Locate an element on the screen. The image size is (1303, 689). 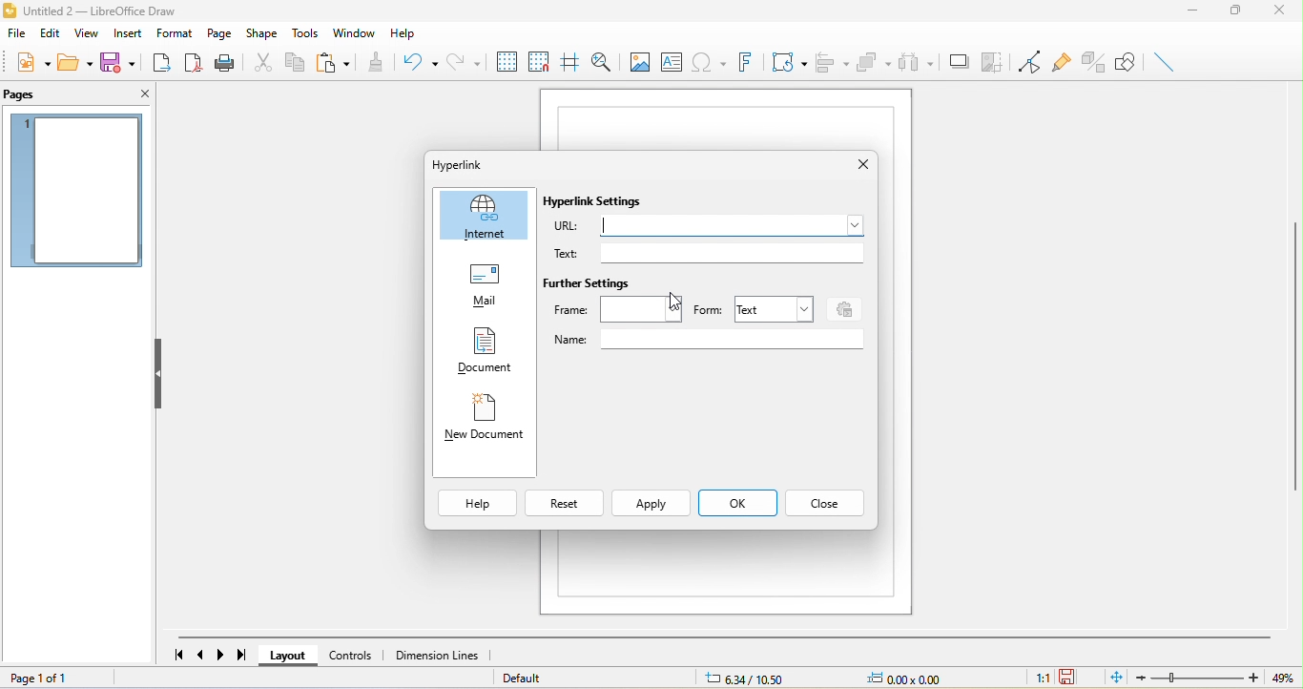
copy is located at coordinates (290, 62).